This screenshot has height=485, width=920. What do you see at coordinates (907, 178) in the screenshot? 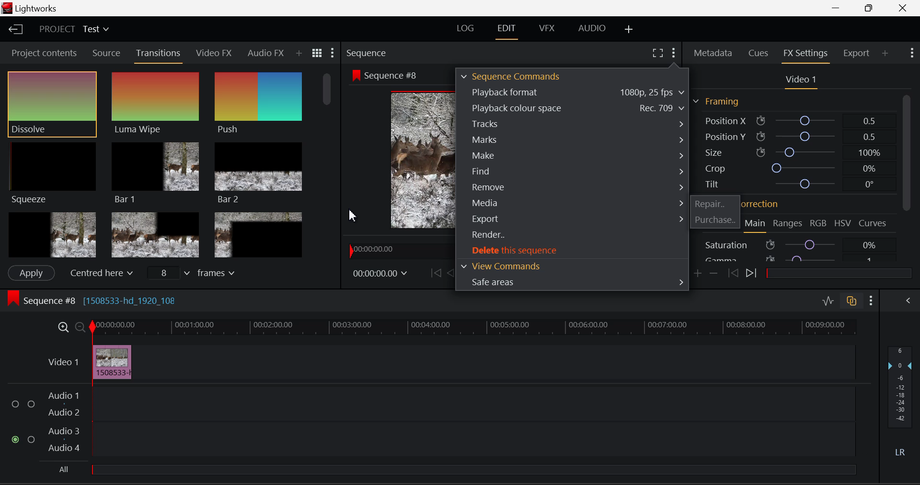
I see `Scroll Bar` at bounding box center [907, 178].